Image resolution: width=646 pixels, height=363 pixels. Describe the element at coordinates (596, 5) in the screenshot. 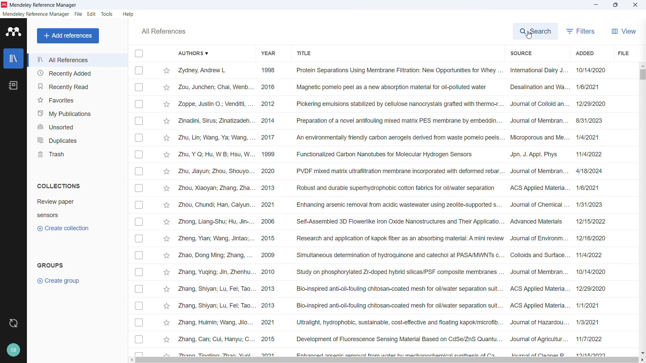

I see `minimise ` at that location.